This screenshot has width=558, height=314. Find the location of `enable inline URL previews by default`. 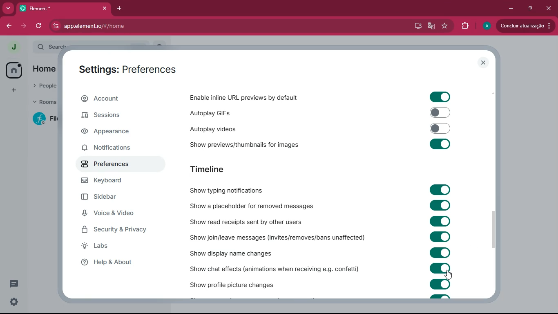

enable inline URL previews by default is located at coordinates (246, 97).